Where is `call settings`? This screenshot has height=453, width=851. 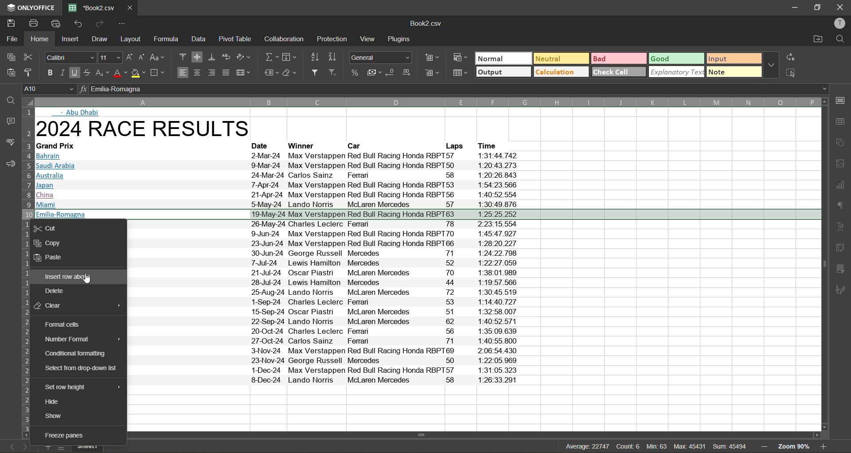 call settings is located at coordinates (842, 100).